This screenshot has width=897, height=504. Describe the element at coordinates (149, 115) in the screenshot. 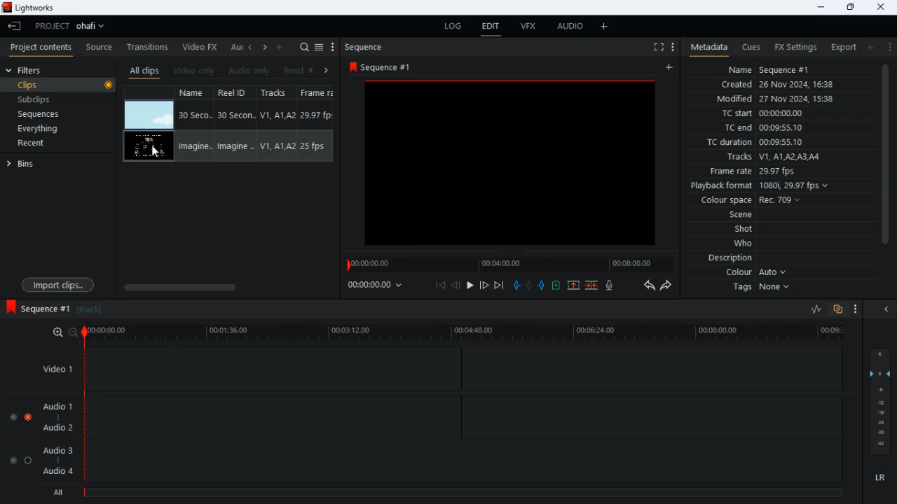

I see `videos` at that location.